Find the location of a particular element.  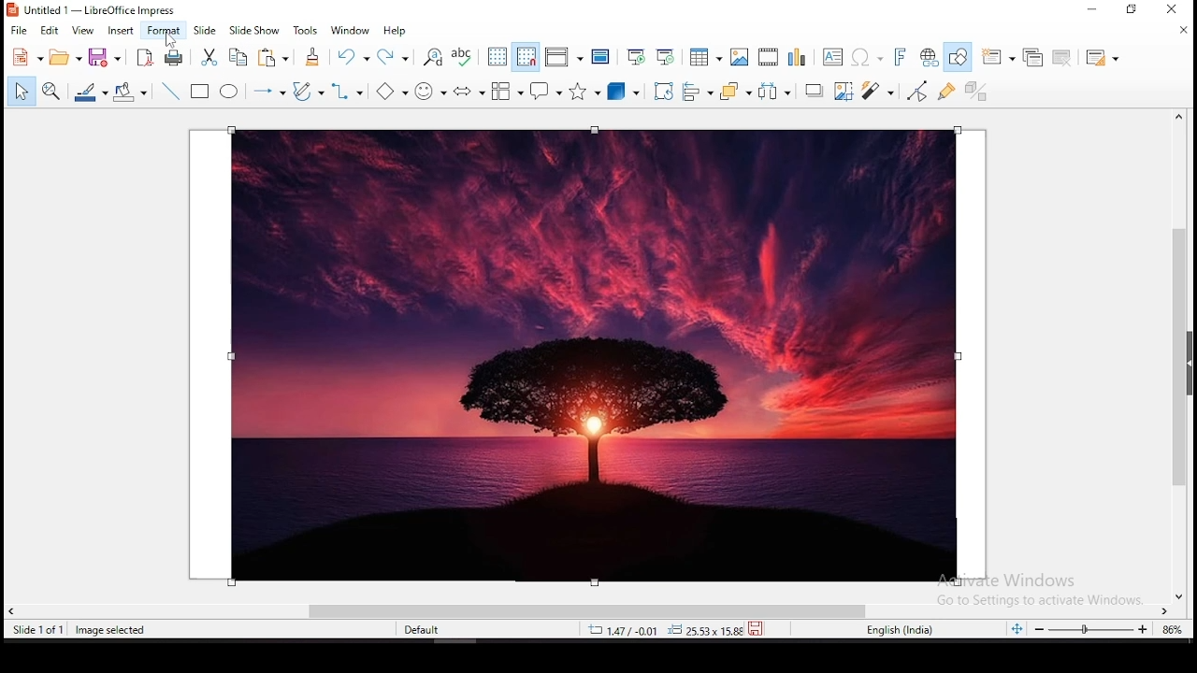

stars and banners is located at coordinates (586, 92).